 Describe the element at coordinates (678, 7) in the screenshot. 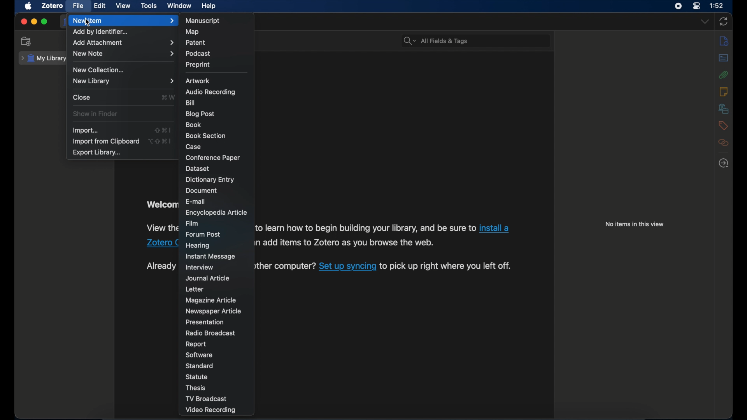

I see `screen recorder` at that location.